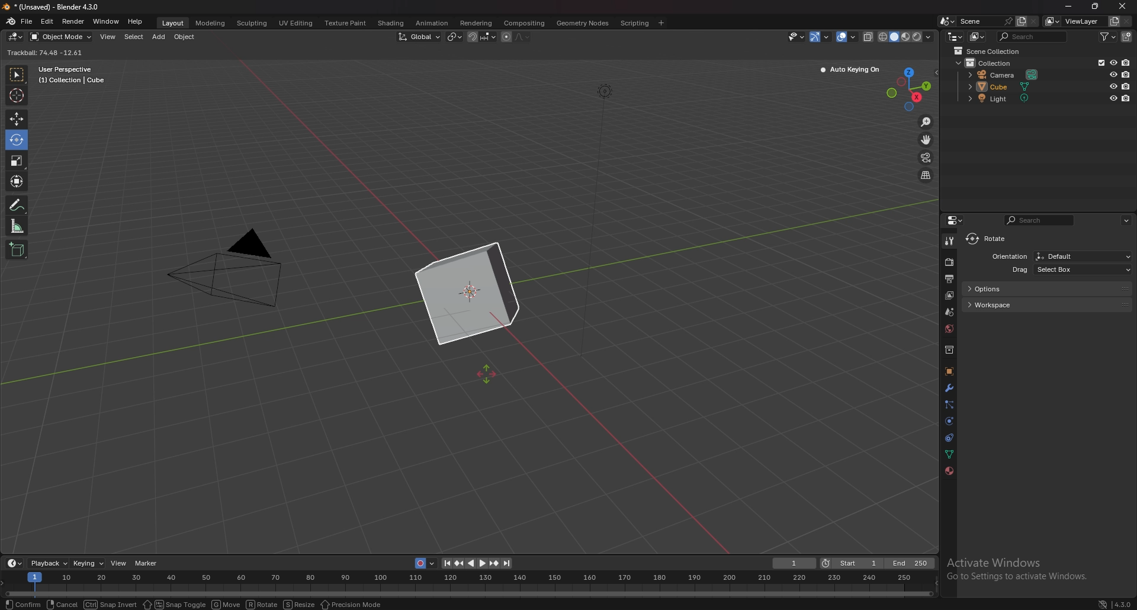 The image size is (1137, 610). Describe the element at coordinates (236, 269) in the screenshot. I see `camera` at that location.